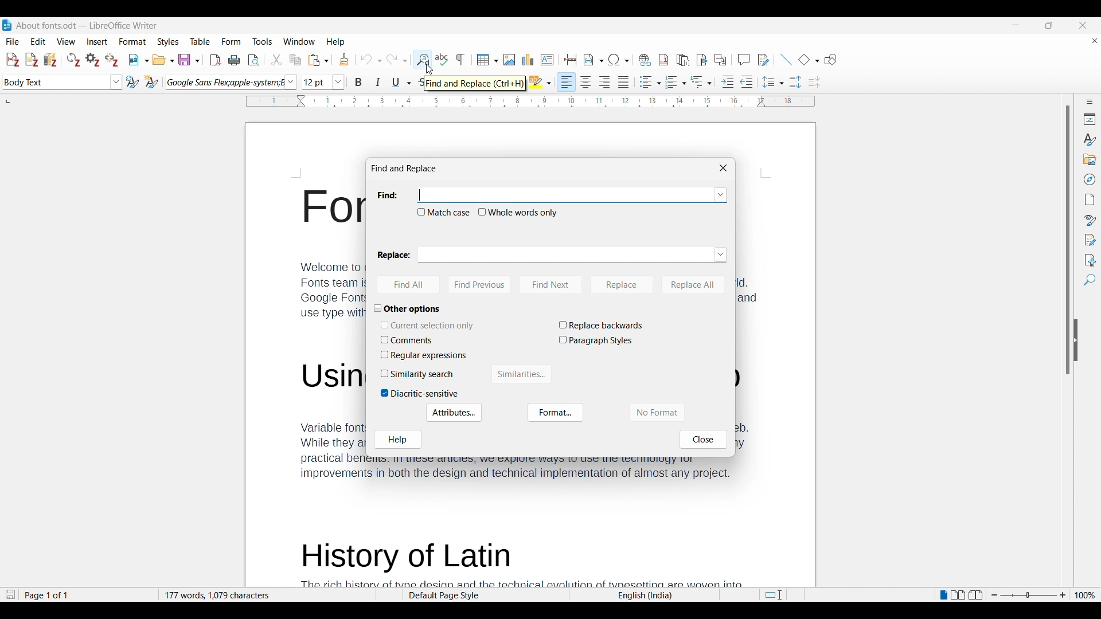  What do you see at coordinates (408, 285) in the screenshot?
I see `Find all` at bounding box center [408, 285].